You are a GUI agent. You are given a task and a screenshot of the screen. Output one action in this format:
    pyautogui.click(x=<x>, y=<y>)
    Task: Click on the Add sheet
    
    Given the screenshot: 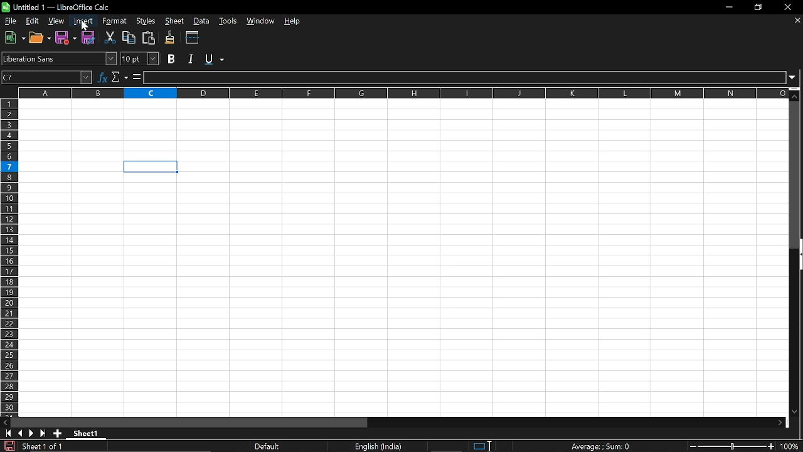 What is the action you would take?
    pyautogui.click(x=57, y=433)
    